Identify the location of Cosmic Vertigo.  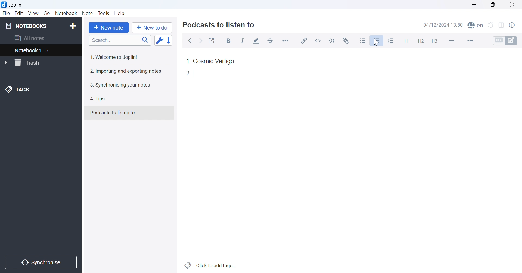
(214, 61).